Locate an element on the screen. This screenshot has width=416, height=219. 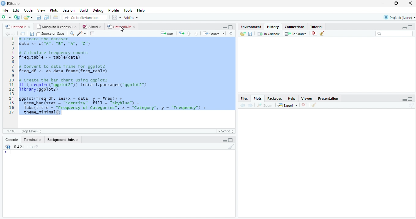
Zoom is located at coordinates (265, 106).